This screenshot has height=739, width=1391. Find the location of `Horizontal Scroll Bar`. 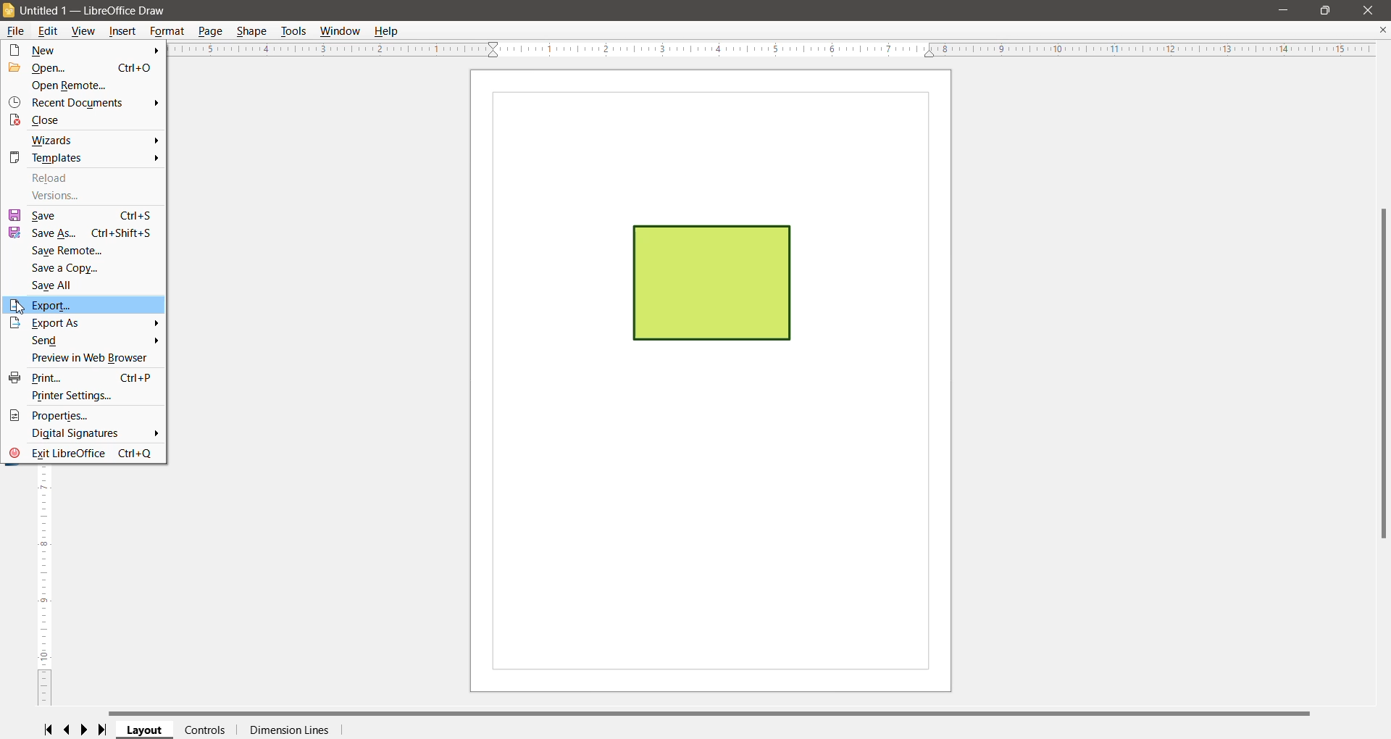

Horizontal Scroll Bar is located at coordinates (718, 712).